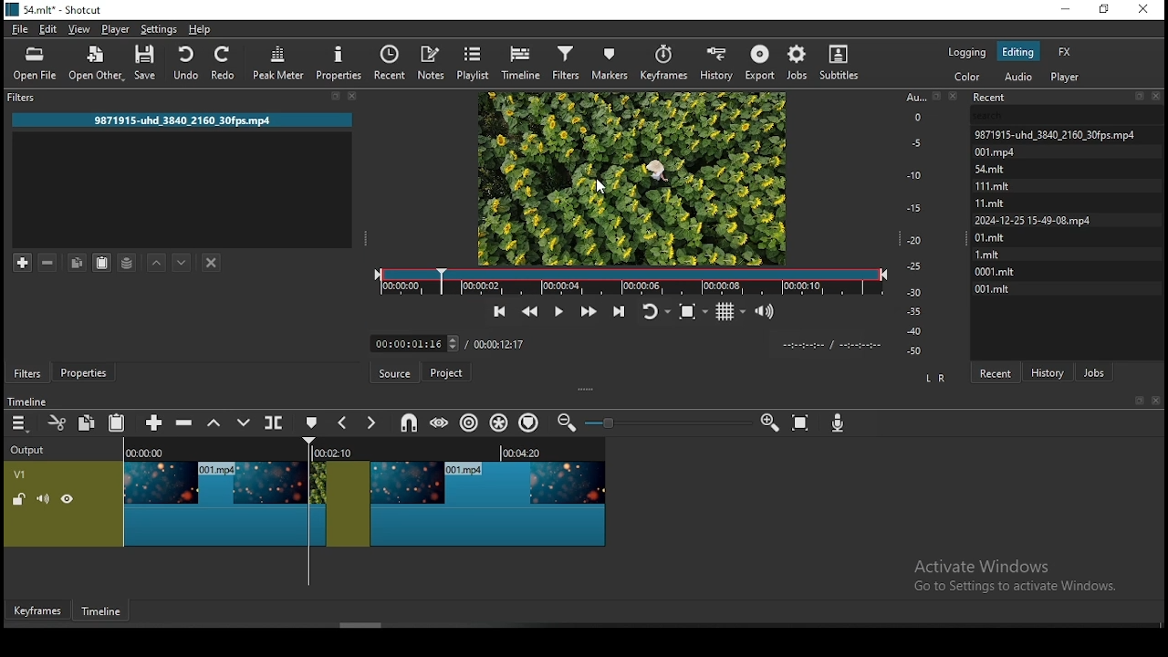 This screenshot has height=657, width=1168. Describe the element at coordinates (666, 422) in the screenshot. I see `zoom in or zoom out button` at that location.